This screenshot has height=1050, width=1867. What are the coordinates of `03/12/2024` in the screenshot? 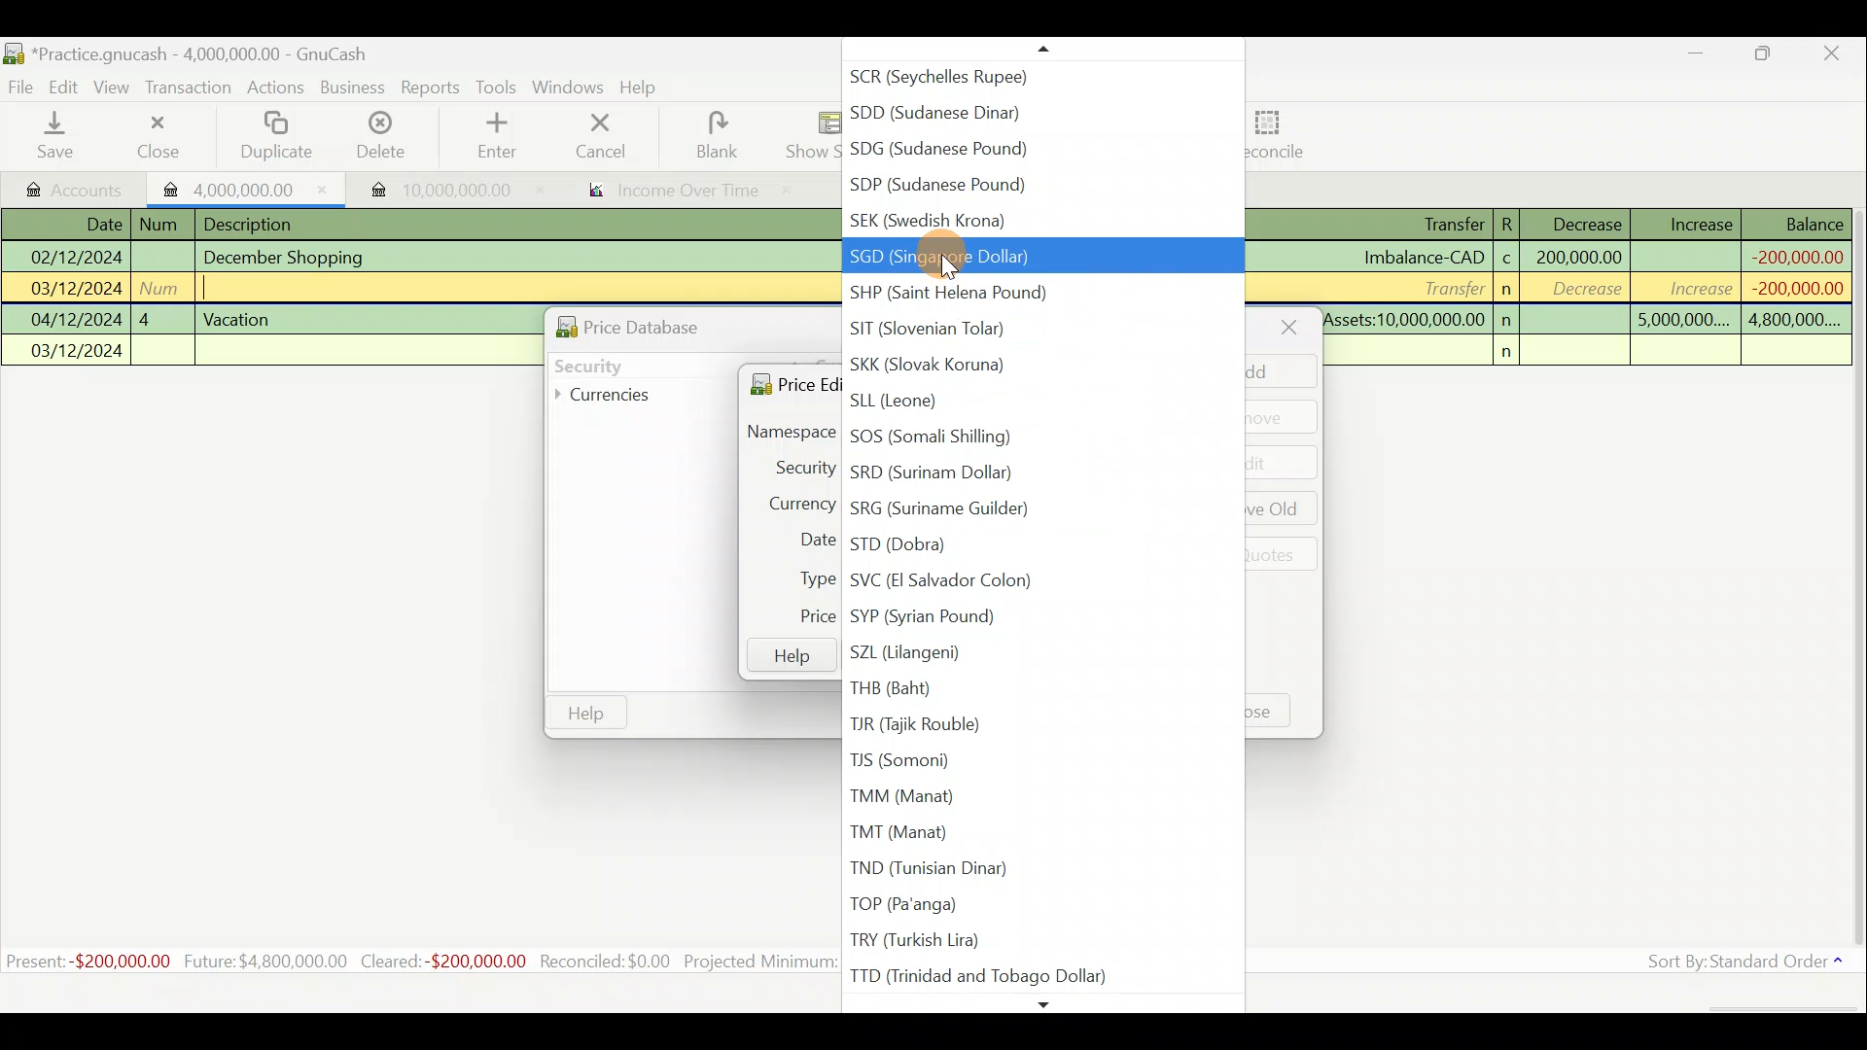 It's located at (78, 353).